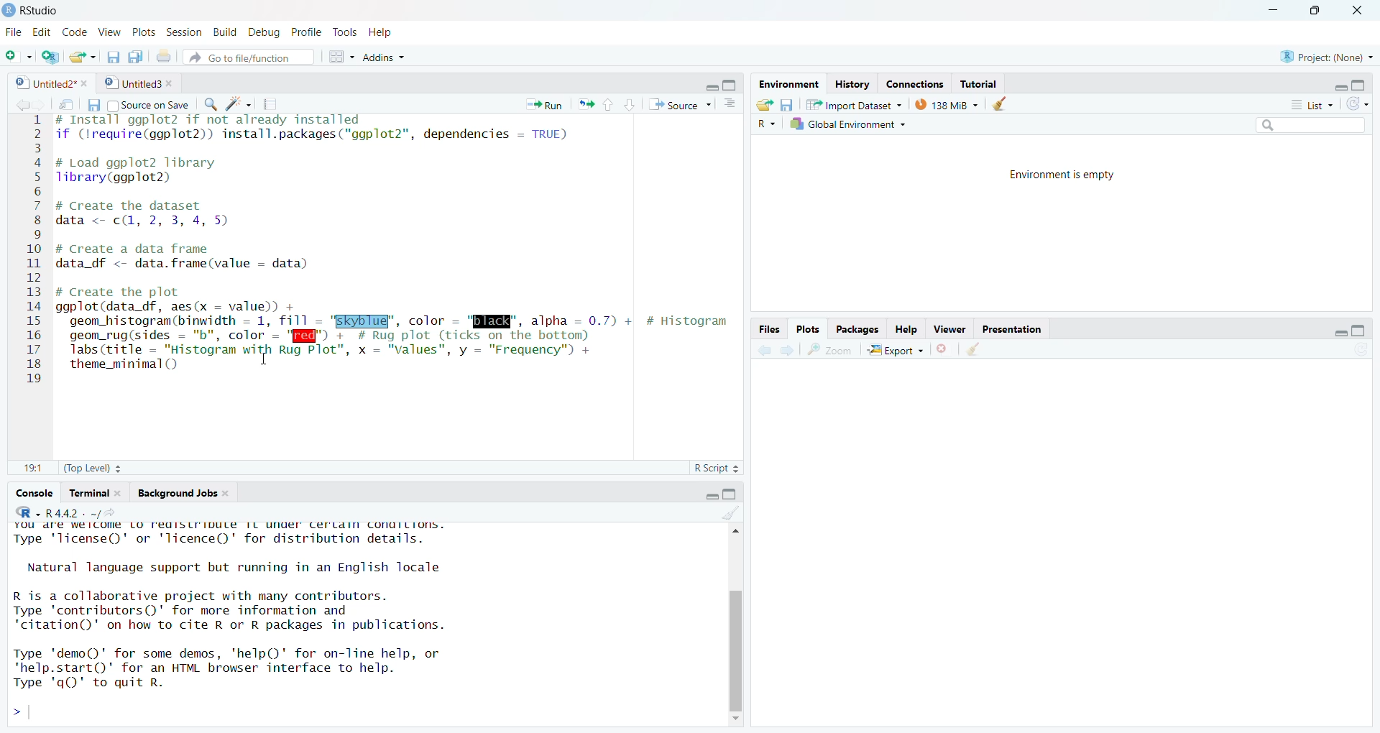 This screenshot has height=733, width=1380. Describe the element at coordinates (382, 30) in the screenshot. I see `Help` at that location.